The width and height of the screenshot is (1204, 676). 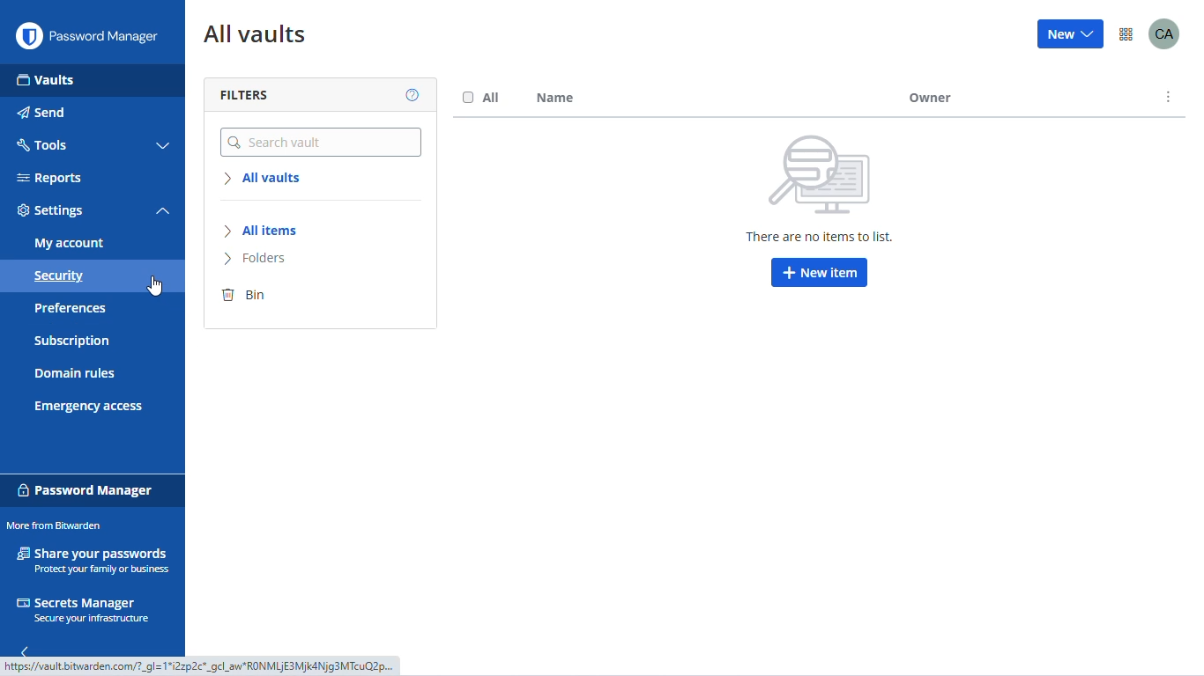 I want to click on search vault, so click(x=322, y=143).